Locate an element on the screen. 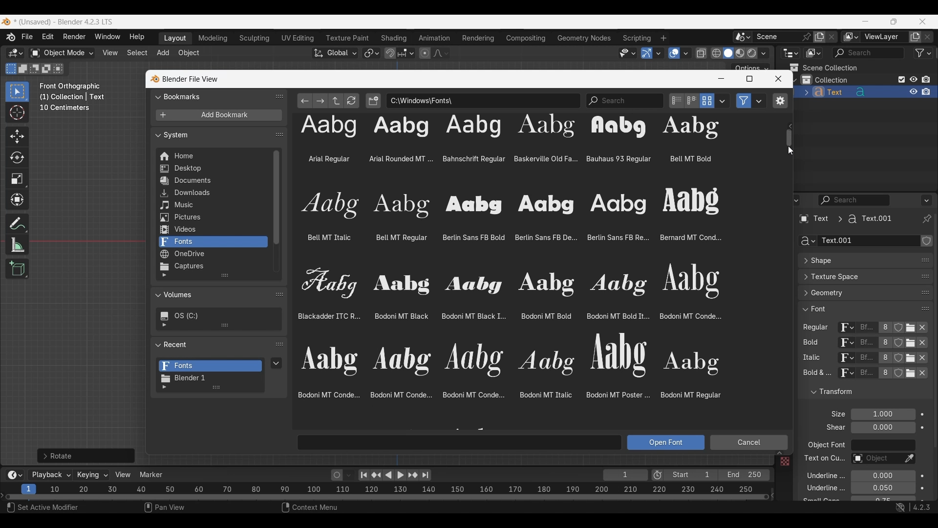  Scale is located at coordinates (18, 179).